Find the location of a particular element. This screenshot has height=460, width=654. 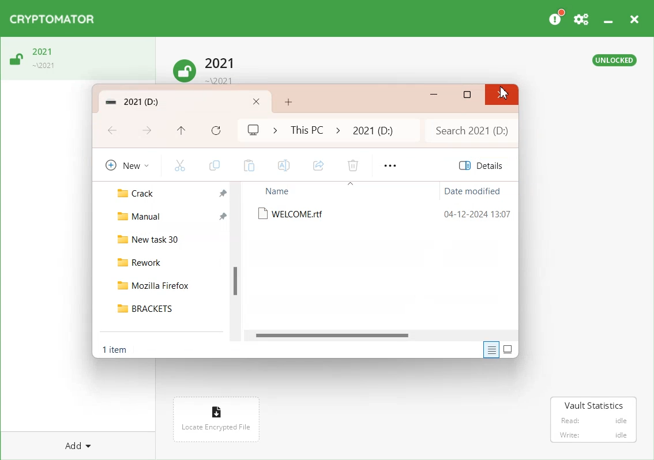

Display information about each item in the window is located at coordinates (491, 350).